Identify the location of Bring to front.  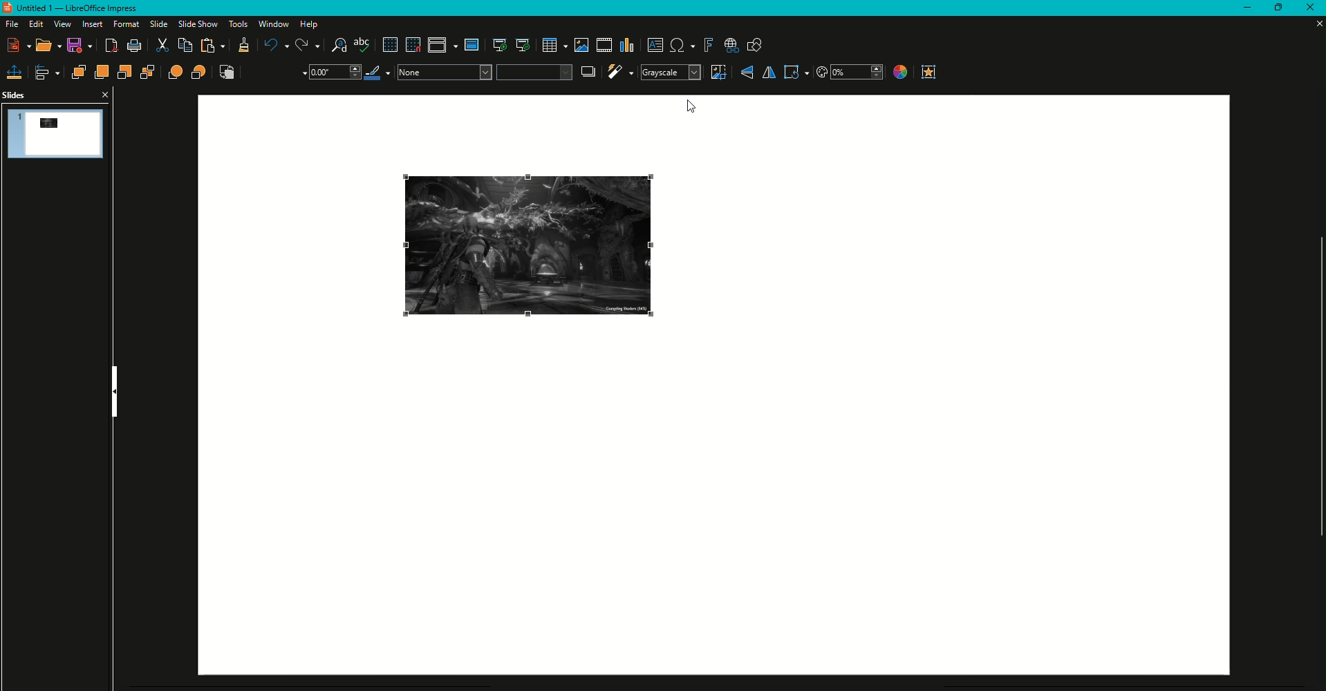
(78, 72).